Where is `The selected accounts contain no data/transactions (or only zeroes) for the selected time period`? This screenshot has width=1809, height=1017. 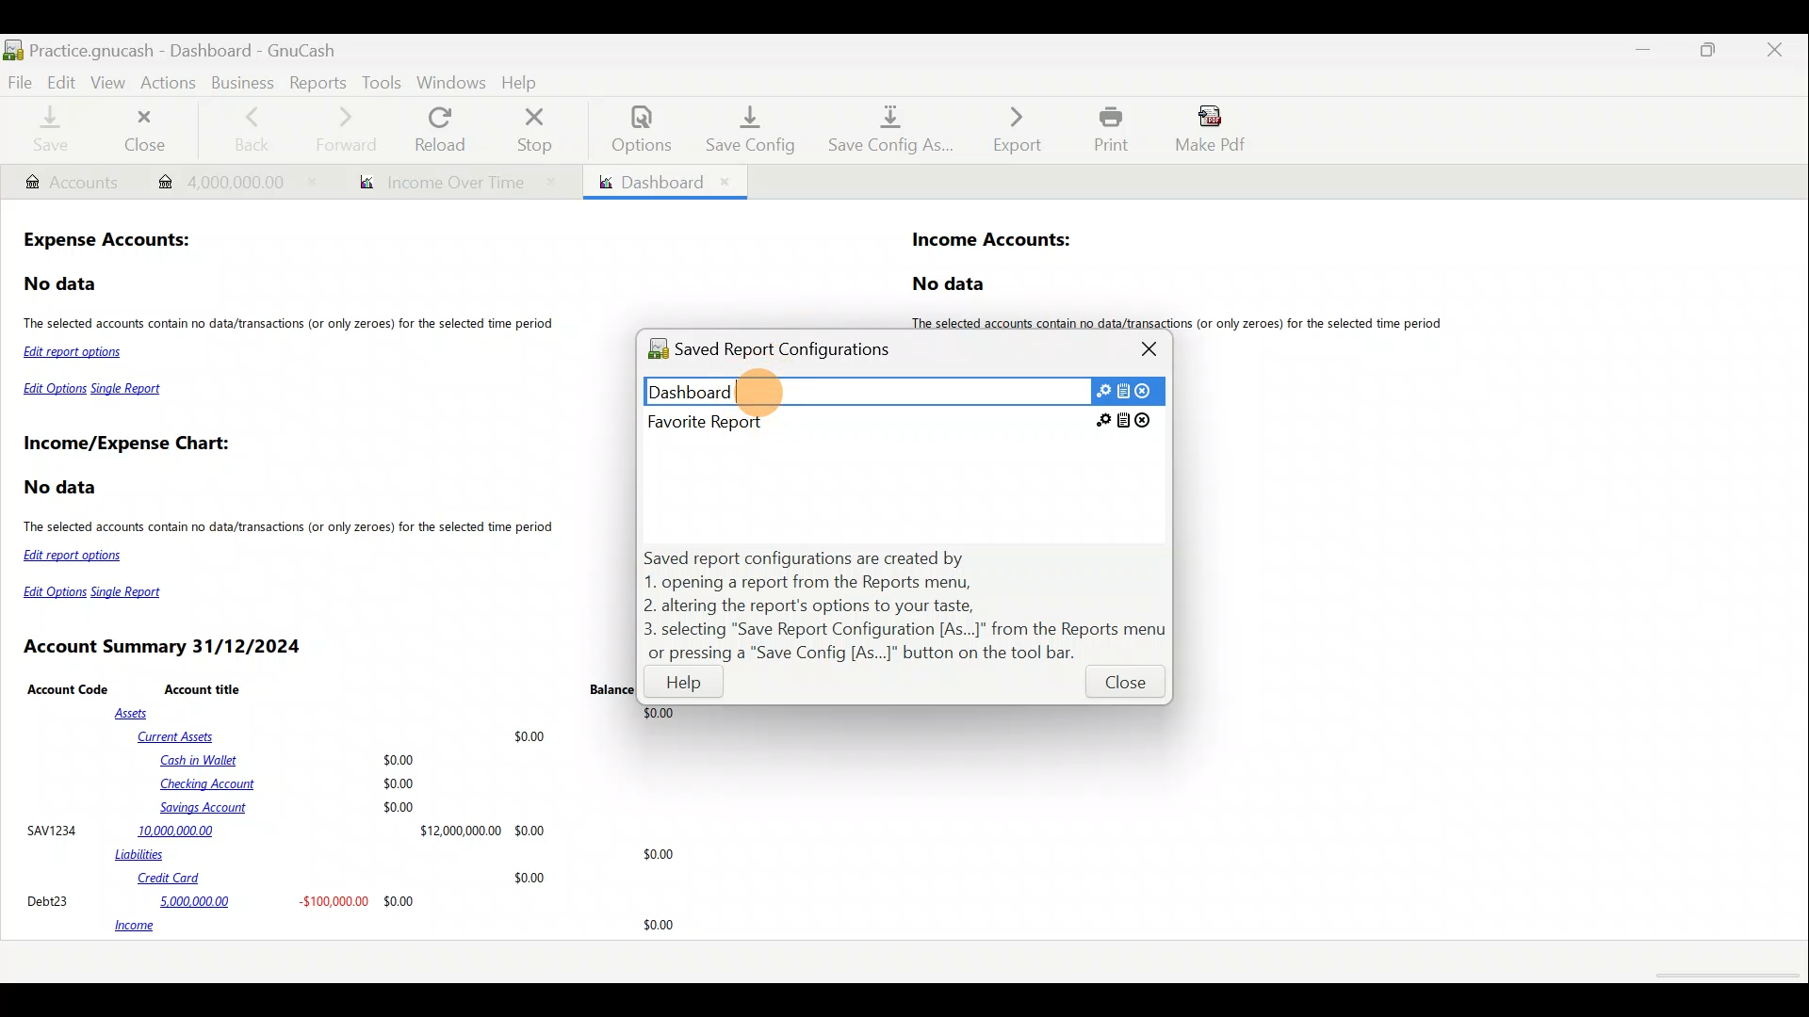 The selected accounts contain no data/transactions (or only zeroes) for the selected time period is located at coordinates (1185, 323).